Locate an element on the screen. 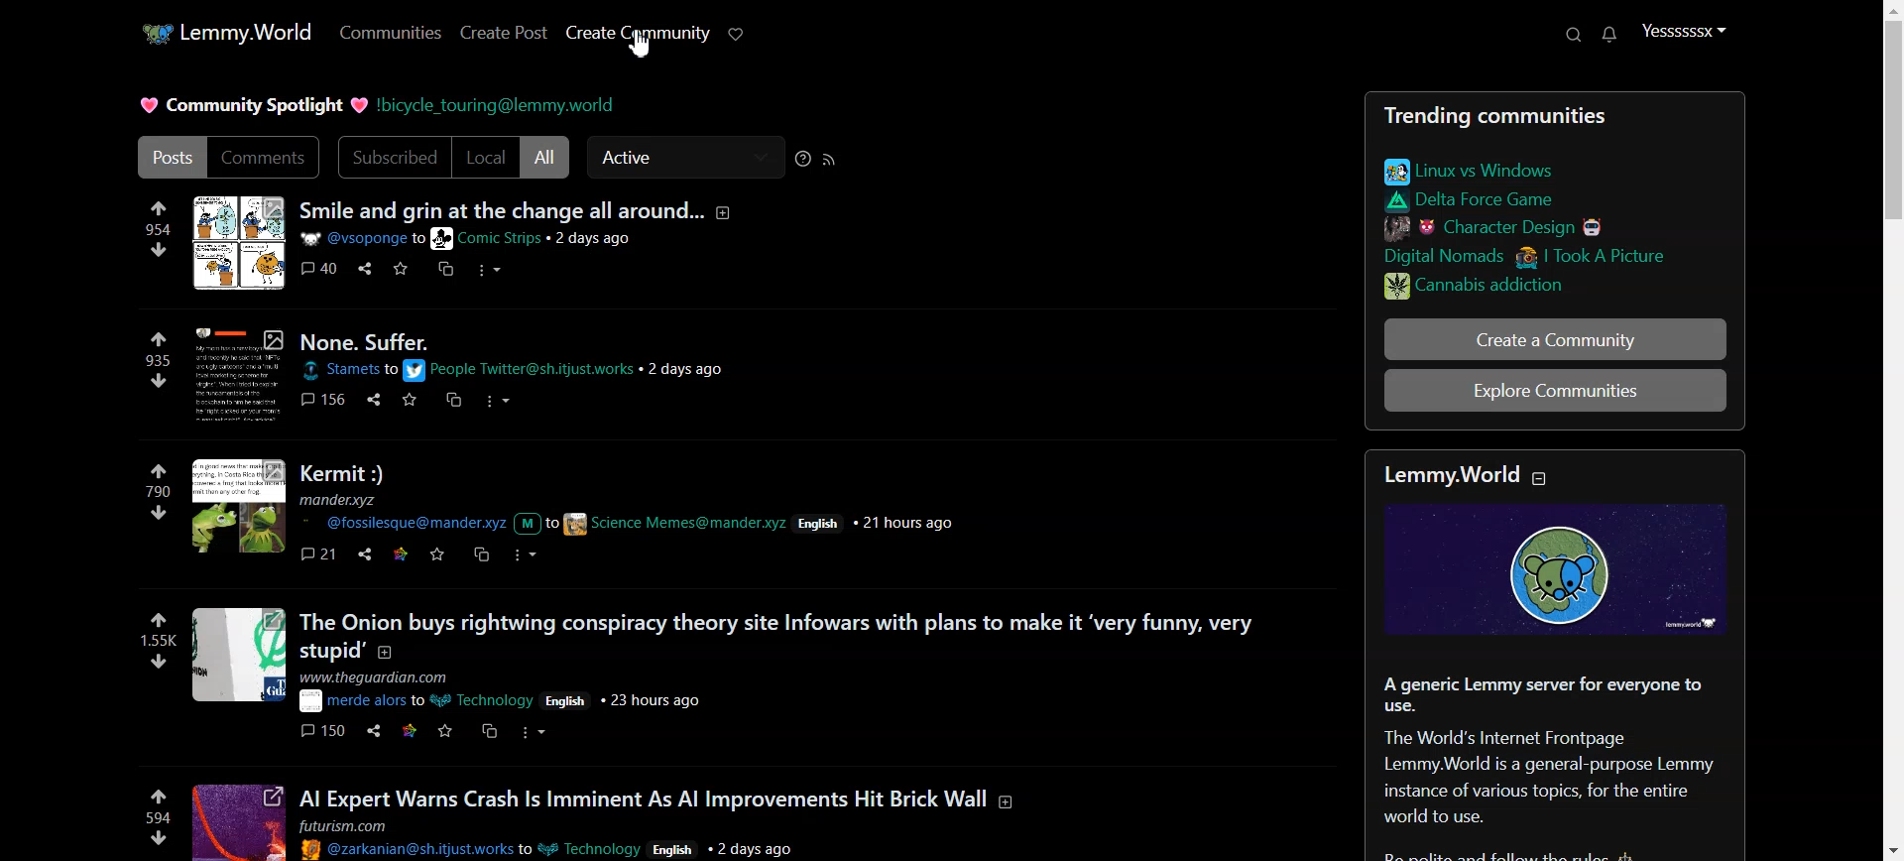  downvote is located at coordinates (161, 381).